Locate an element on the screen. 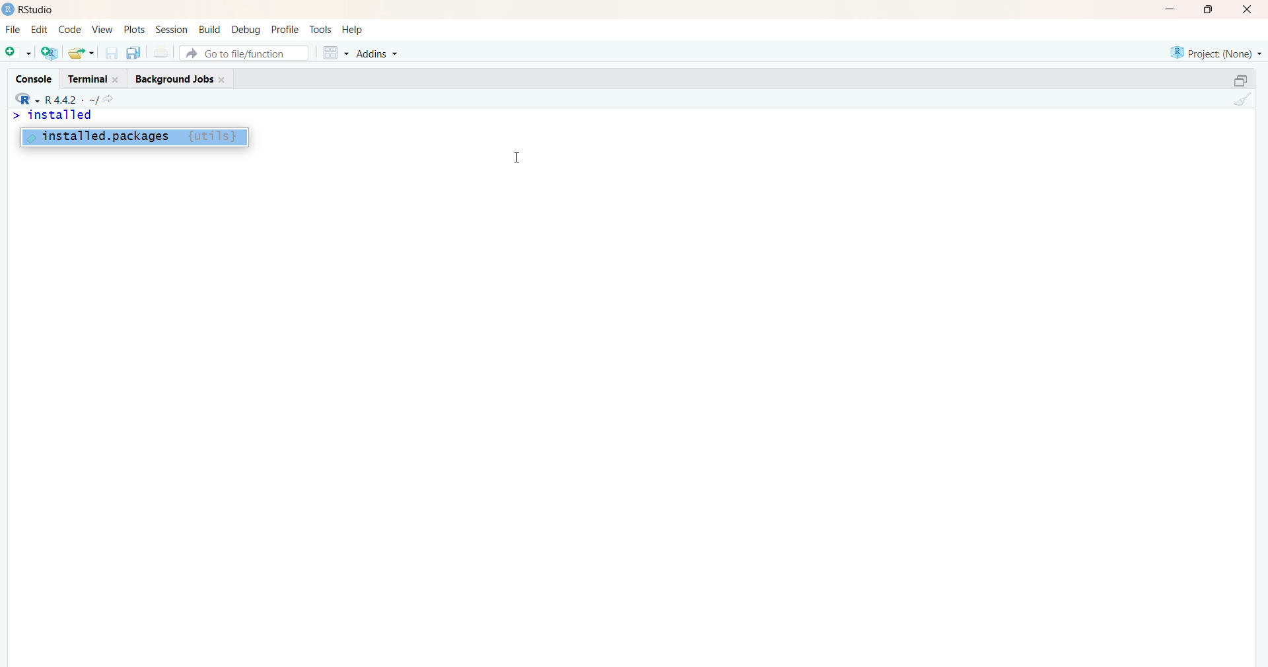 The width and height of the screenshot is (1268, 667). open an existing file is located at coordinates (82, 52).